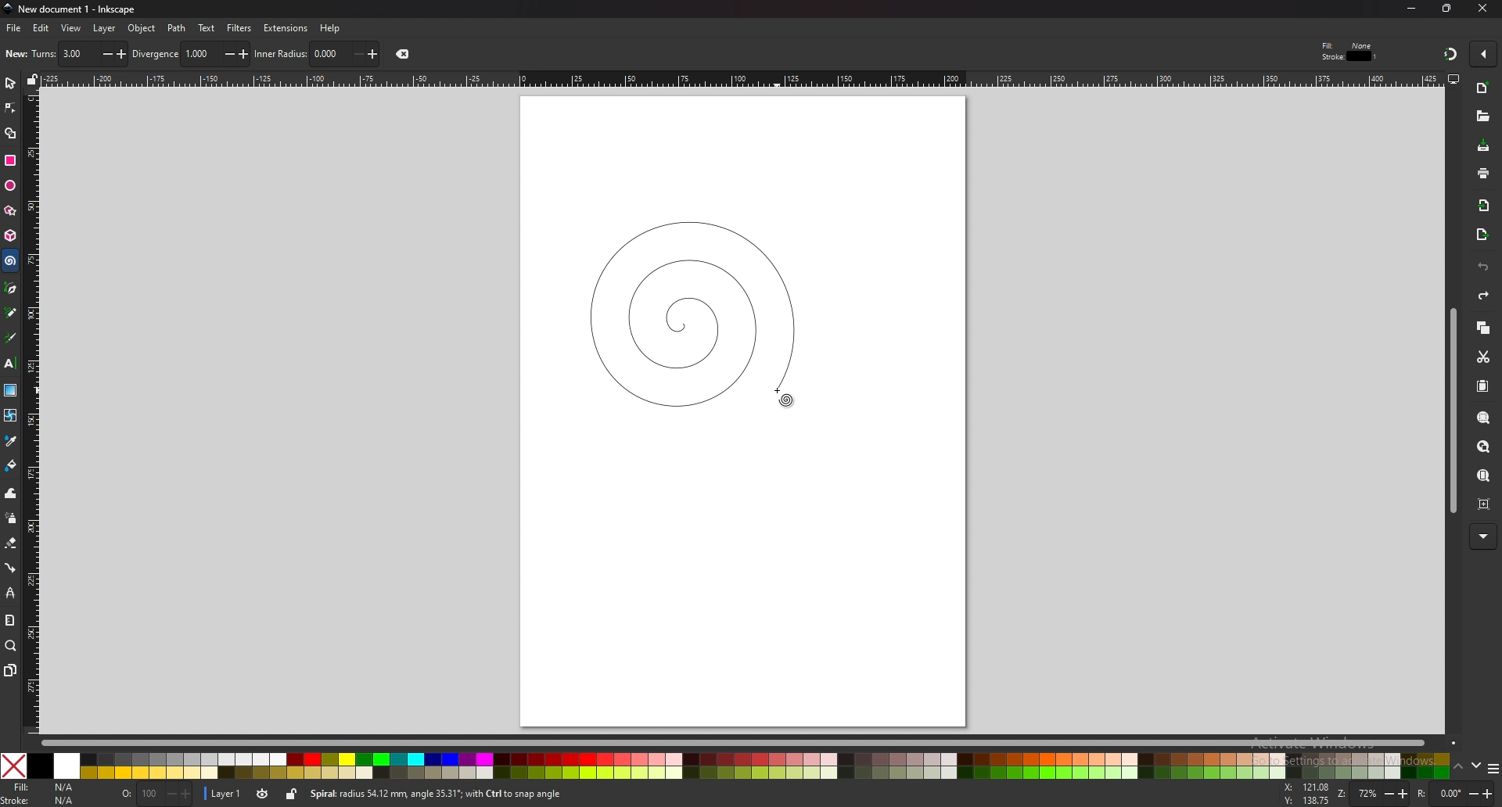 The width and height of the screenshot is (1502, 807). I want to click on save, so click(1483, 145).